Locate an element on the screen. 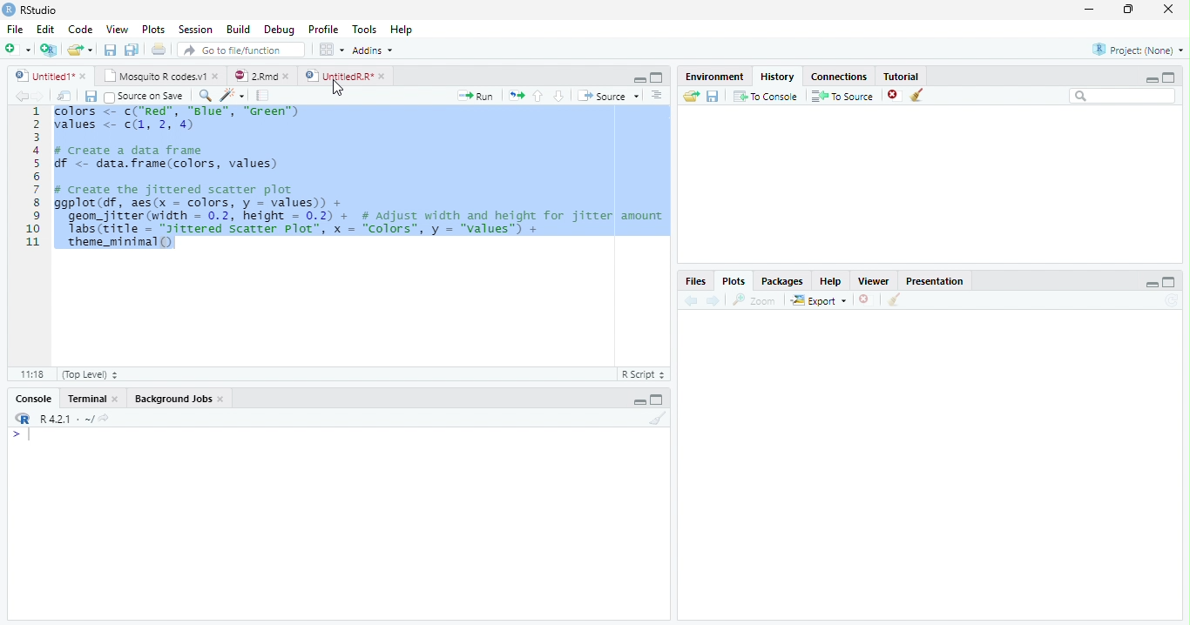 Image resolution: width=1190 pixels, height=625 pixels. Compile Report is located at coordinates (263, 97).